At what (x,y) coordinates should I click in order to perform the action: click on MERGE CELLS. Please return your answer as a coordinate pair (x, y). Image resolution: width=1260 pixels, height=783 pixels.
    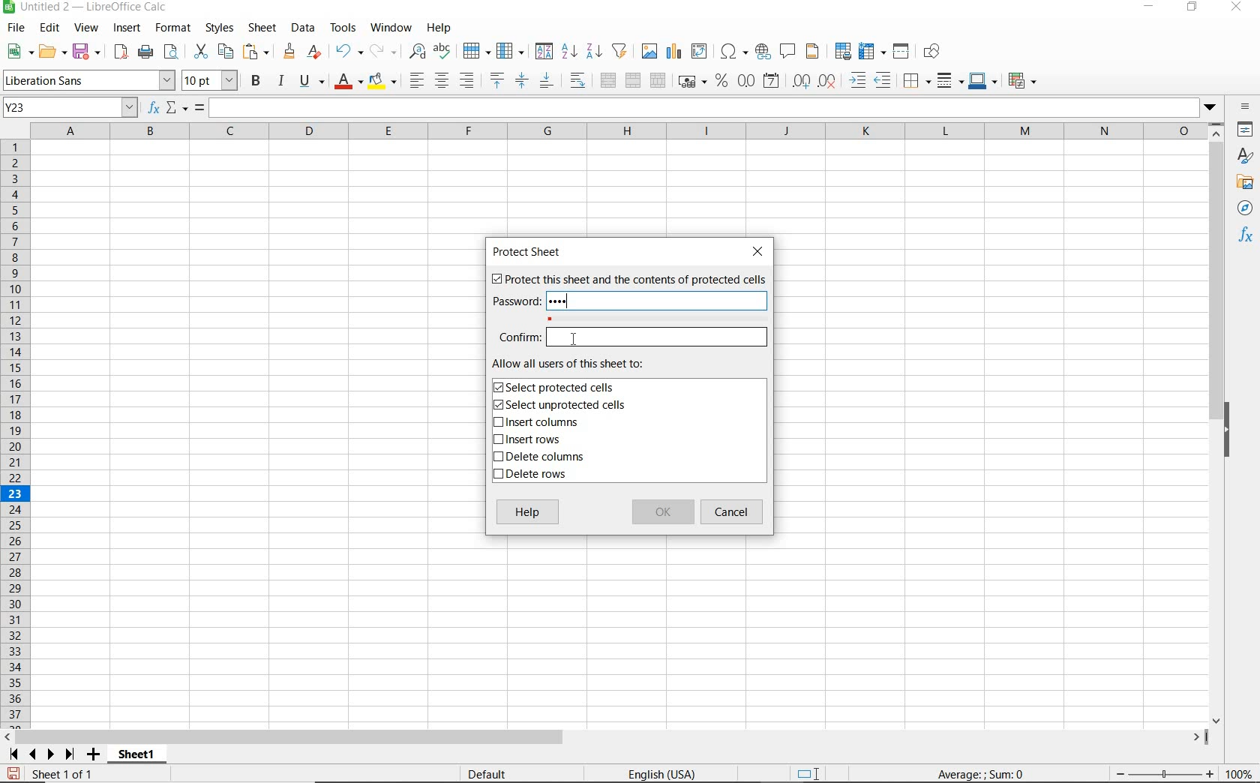
    Looking at the image, I should click on (633, 81).